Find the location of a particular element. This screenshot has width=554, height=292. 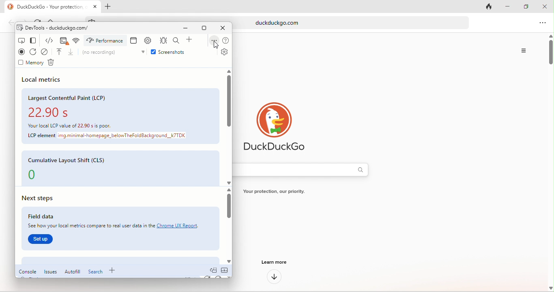

DuckDuckGo - Your protection is located at coordinates (52, 6).